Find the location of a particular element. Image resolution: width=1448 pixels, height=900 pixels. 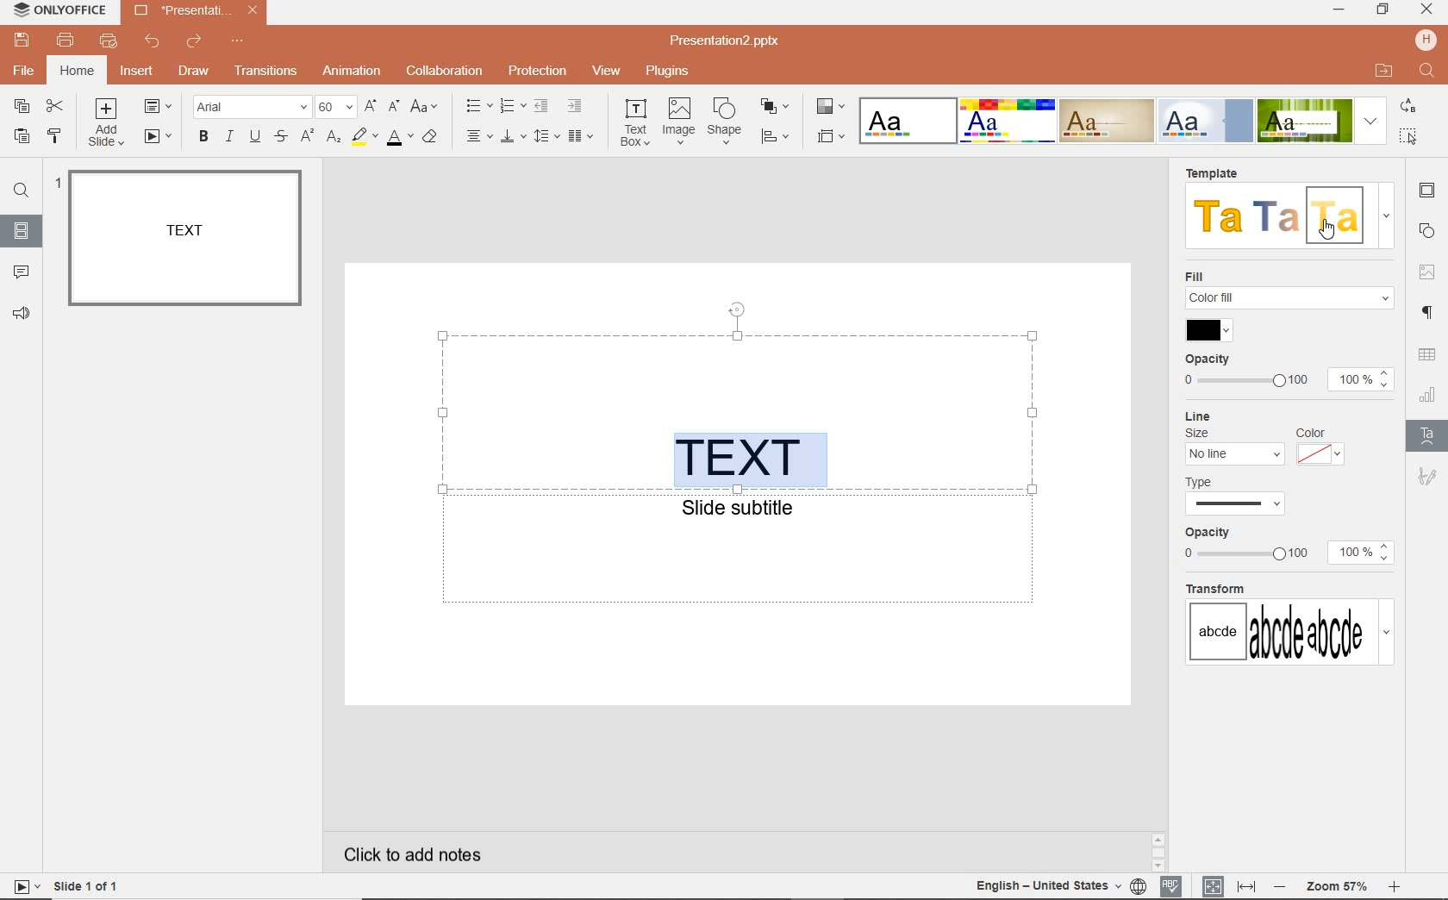

SLIDE 1 OF 1 is located at coordinates (86, 884).